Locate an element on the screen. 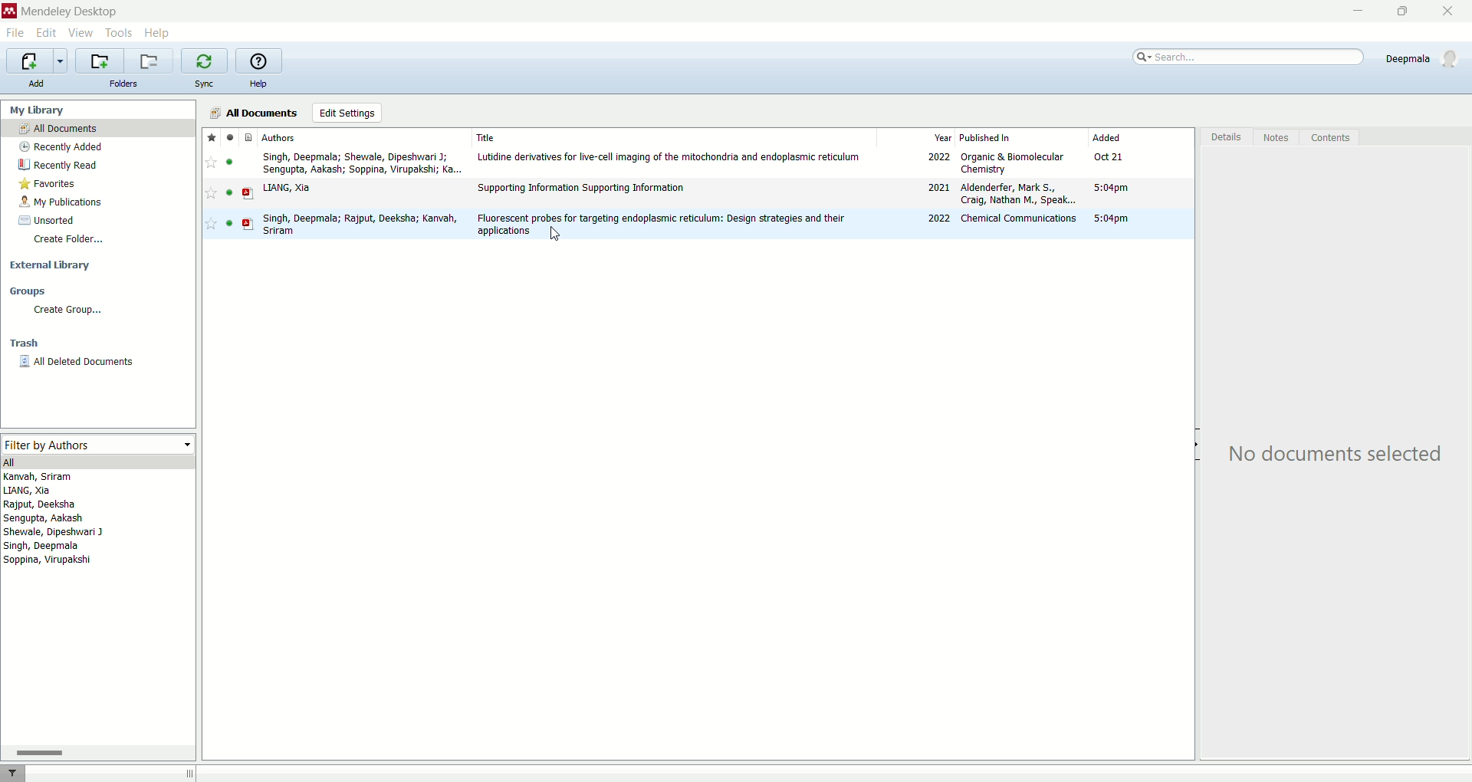  folders is located at coordinates (125, 84).